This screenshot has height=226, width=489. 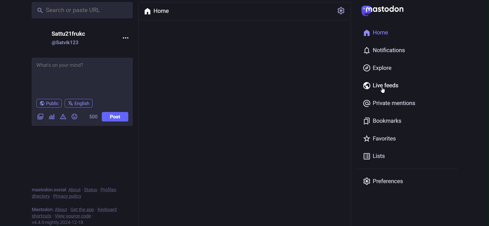 I want to click on public, so click(x=49, y=103).